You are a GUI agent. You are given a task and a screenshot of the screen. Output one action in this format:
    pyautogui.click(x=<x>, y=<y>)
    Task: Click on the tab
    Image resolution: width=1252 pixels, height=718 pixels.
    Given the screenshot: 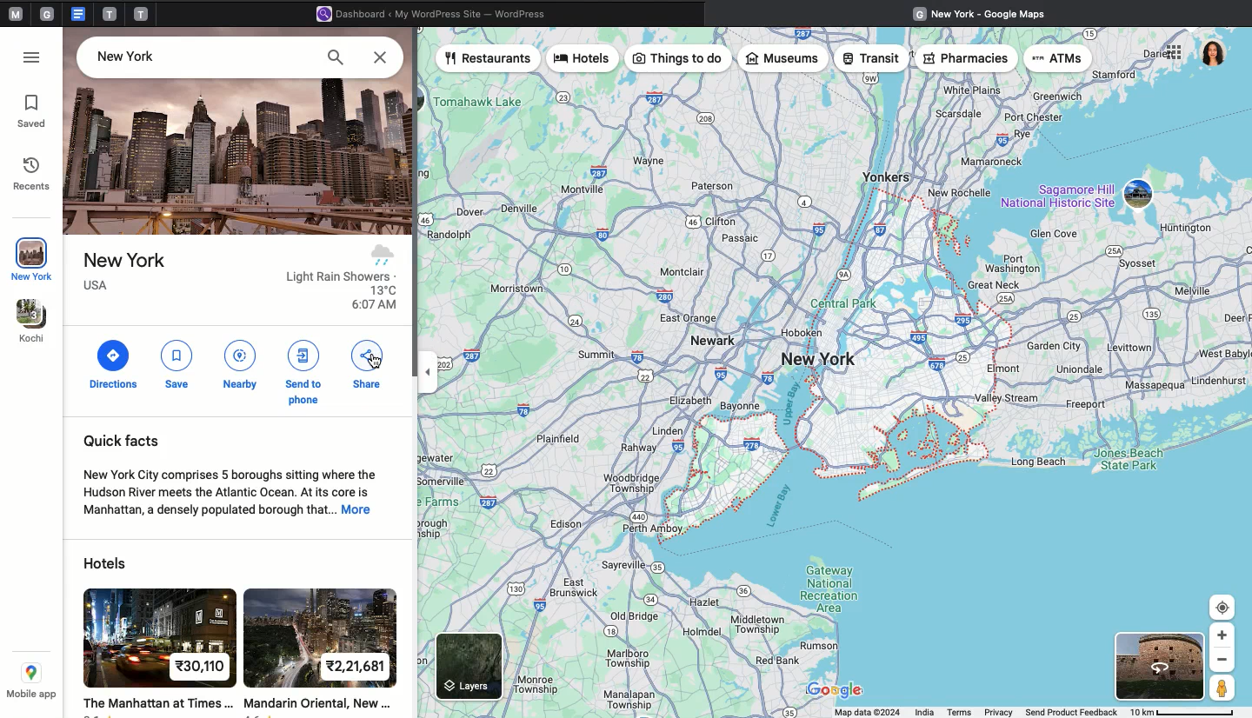 What is the action you would take?
    pyautogui.click(x=110, y=14)
    